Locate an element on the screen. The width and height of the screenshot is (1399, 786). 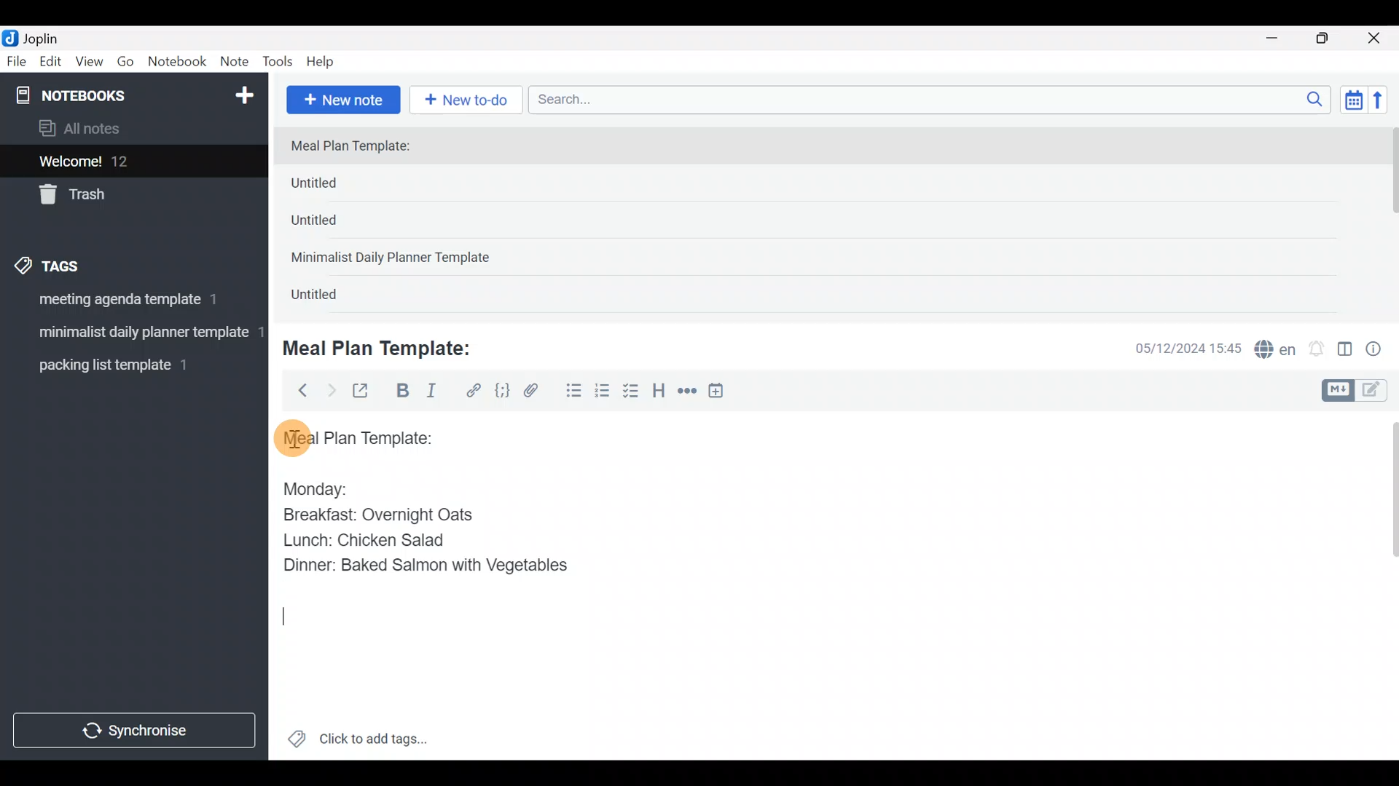
Insert time is located at coordinates (723, 393).